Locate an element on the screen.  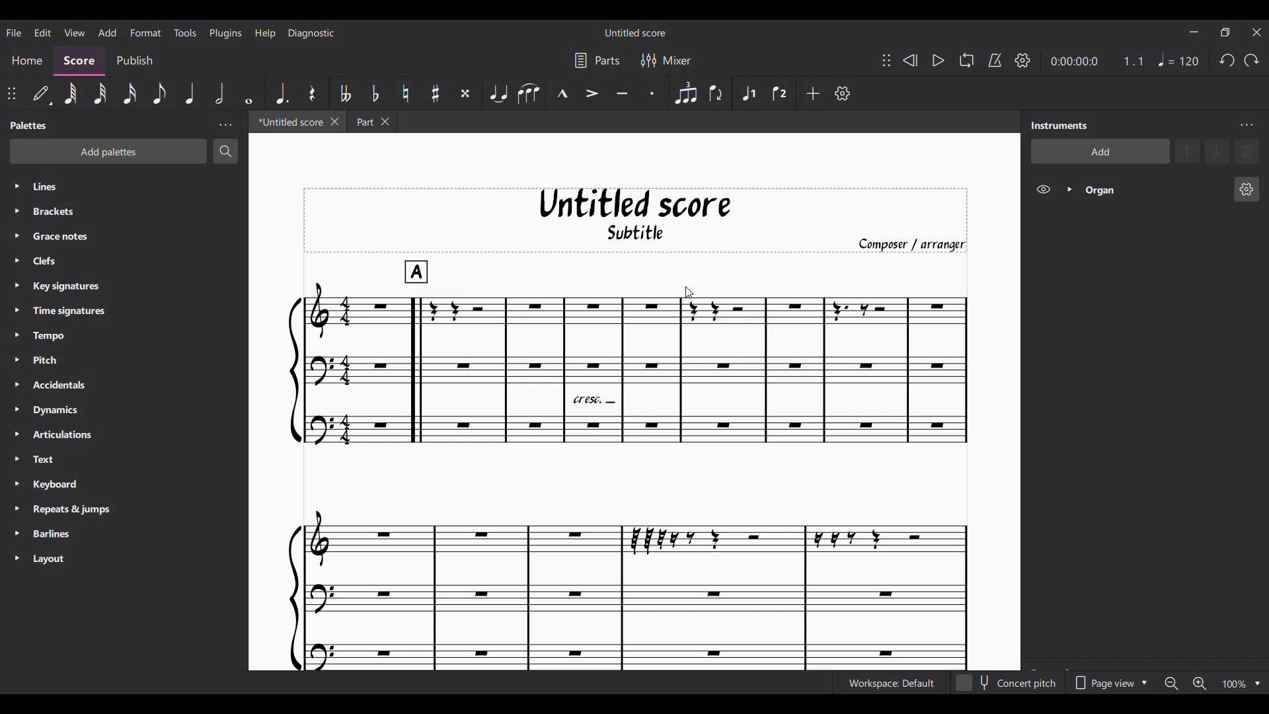
Accent is located at coordinates (592, 94).